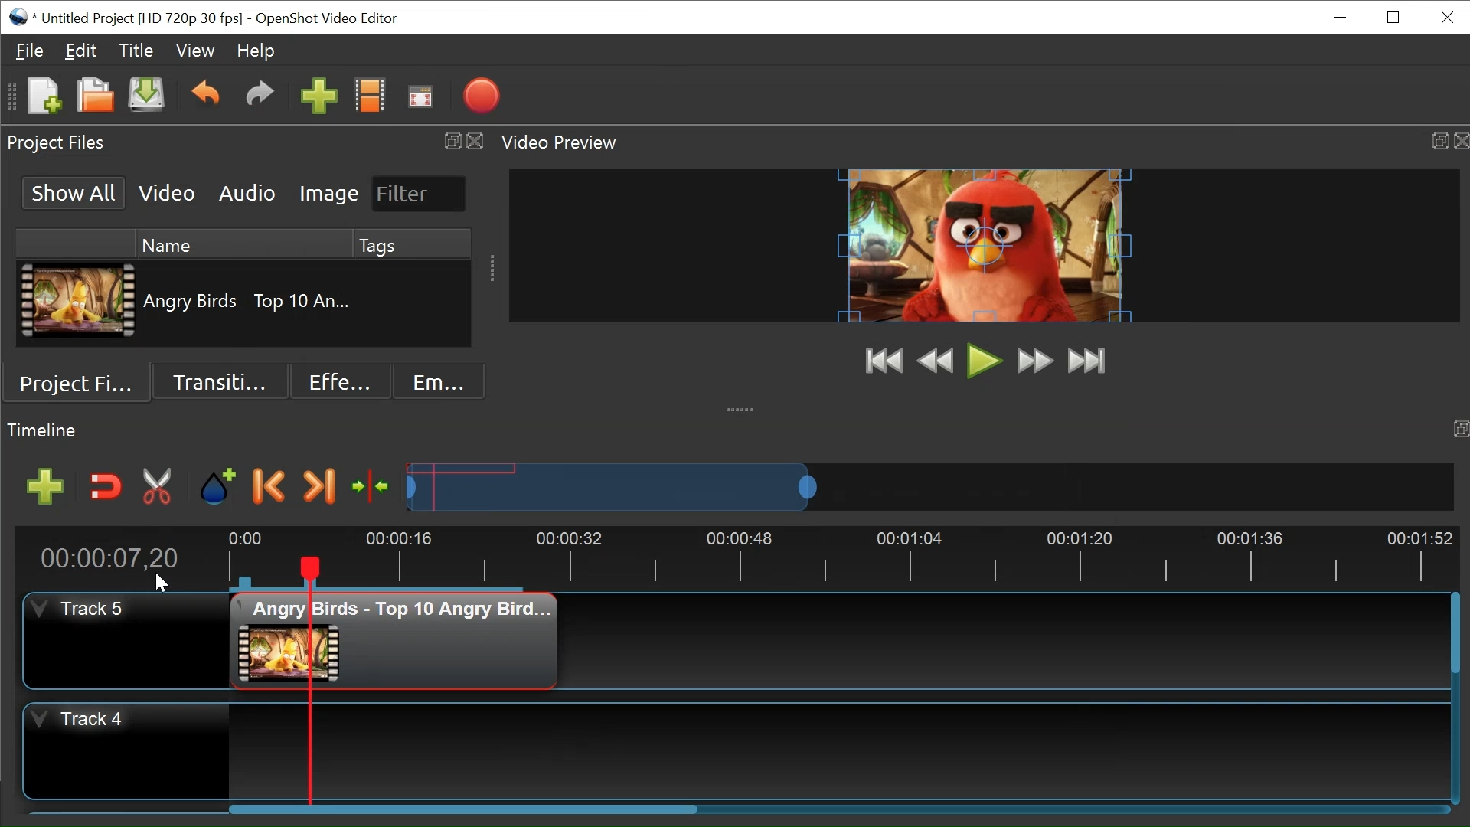 This screenshot has width=1470, height=827. I want to click on Titles, so click(137, 51).